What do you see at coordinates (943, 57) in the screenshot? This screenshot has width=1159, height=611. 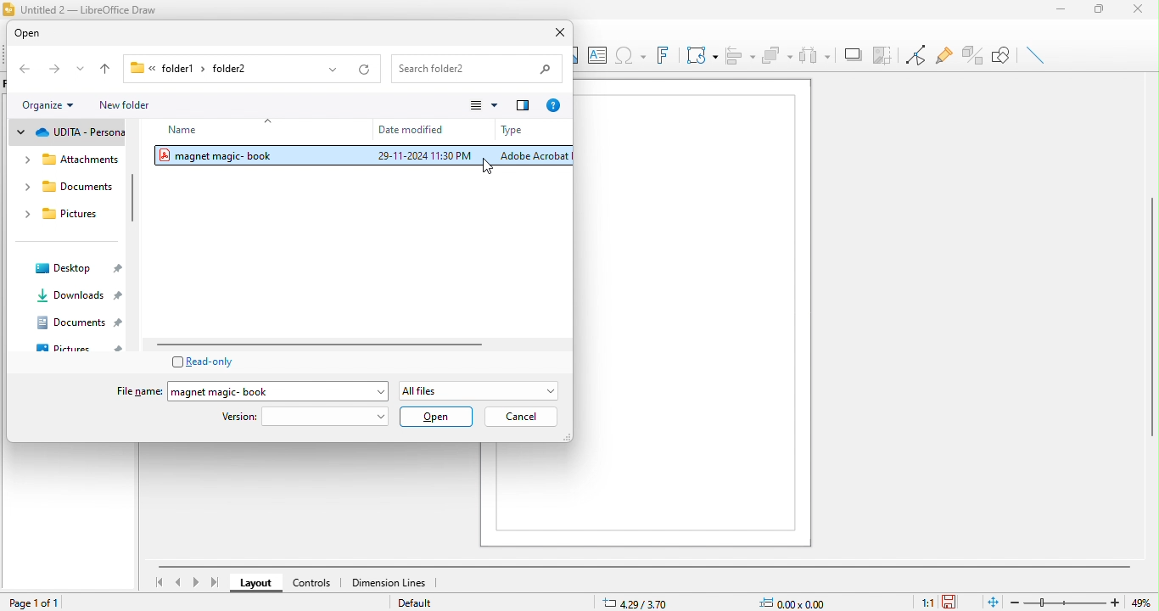 I see `gluepoint function` at bounding box center [943, 57].